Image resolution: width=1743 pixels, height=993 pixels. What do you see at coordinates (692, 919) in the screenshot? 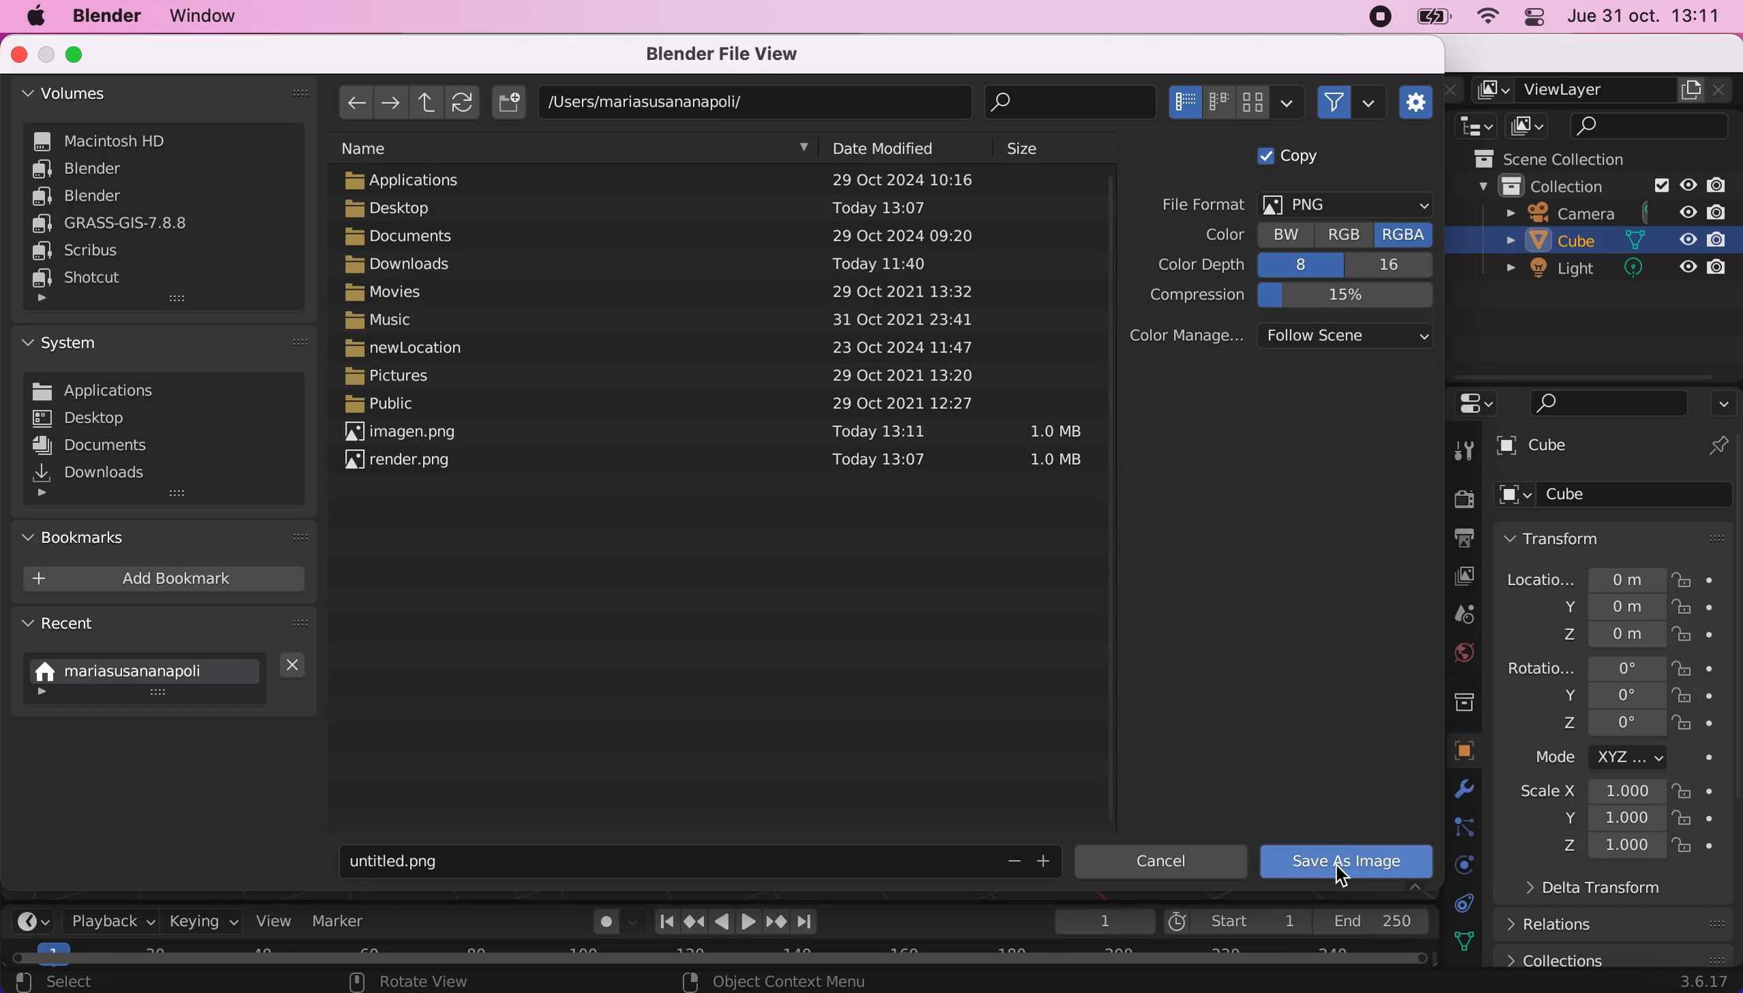
I see `Jump to previous keyframe` at bounding box center [692, 919].